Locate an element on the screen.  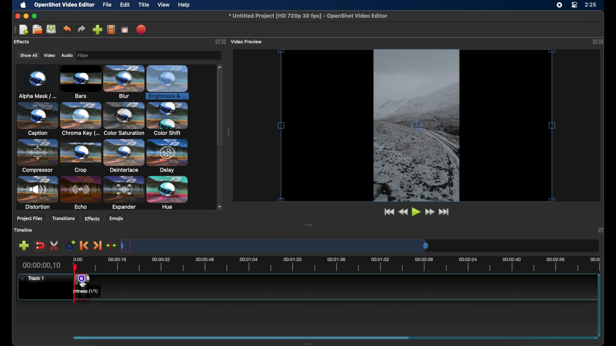
show all is located at coordinates (28, 55).